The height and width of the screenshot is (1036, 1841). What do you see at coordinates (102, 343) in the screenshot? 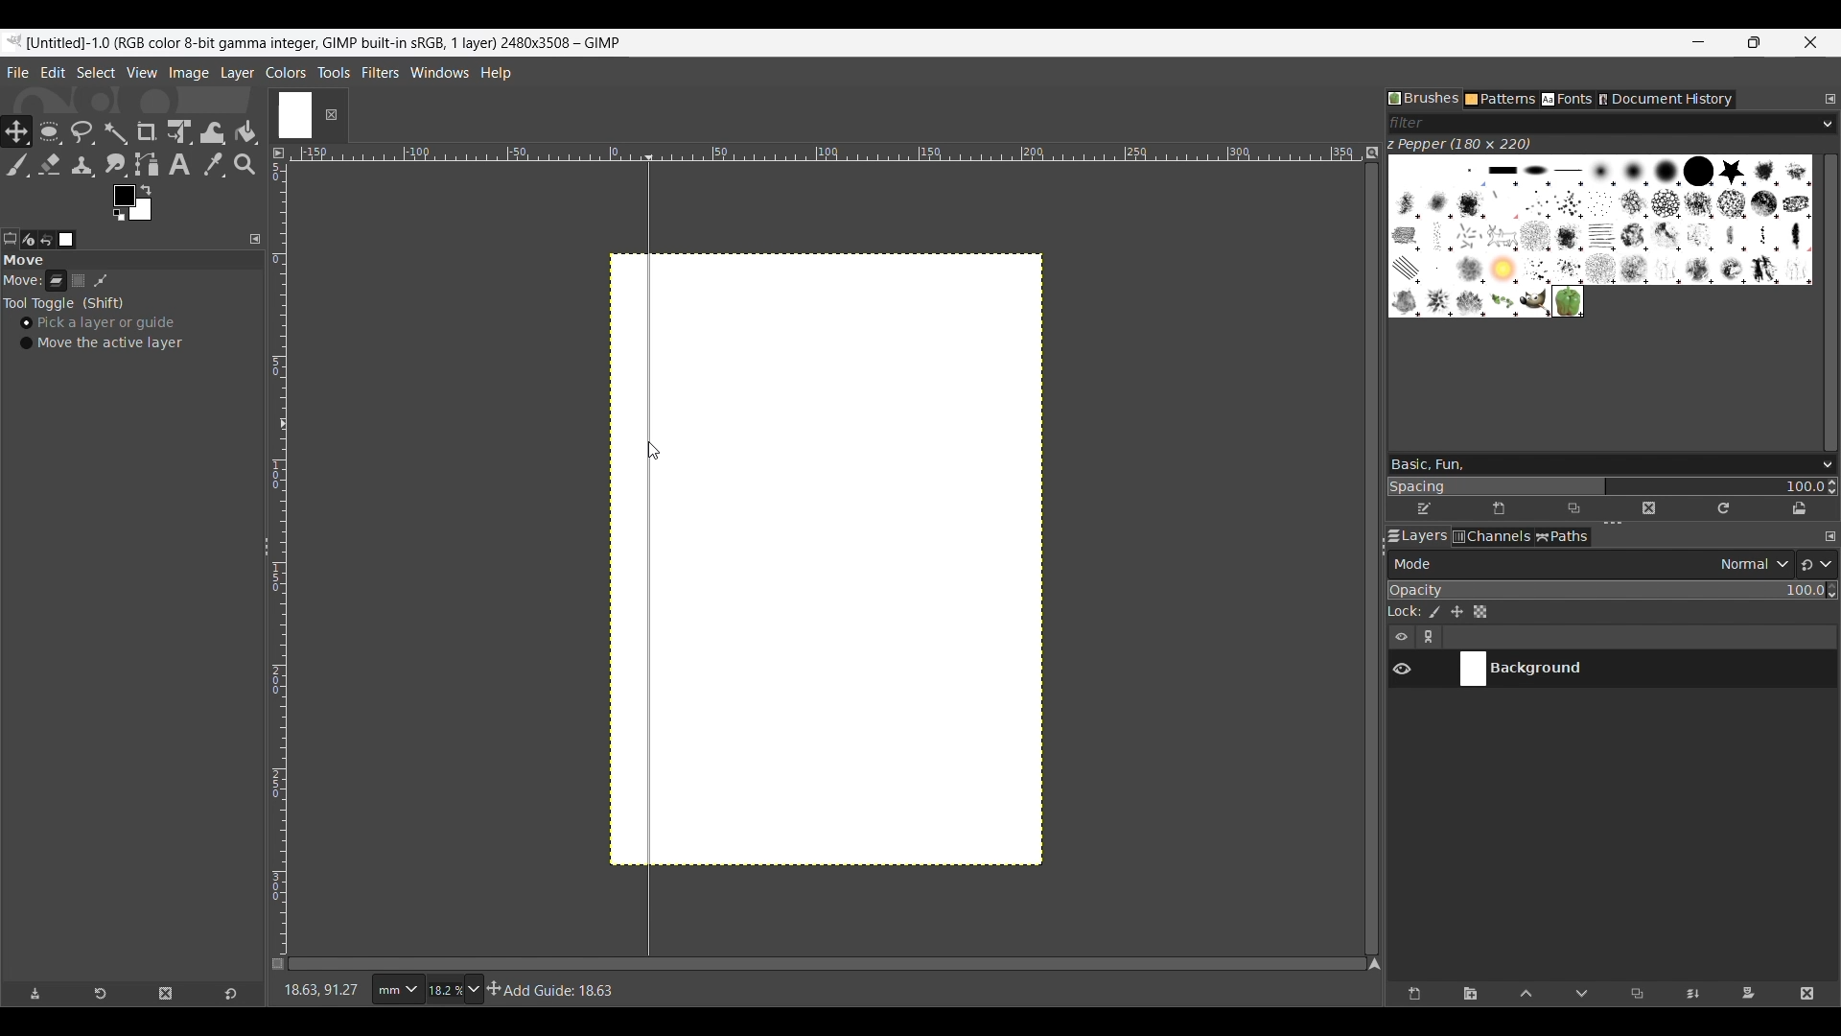
I see `Move the active layer toggle` at bounding box center [102, 343].